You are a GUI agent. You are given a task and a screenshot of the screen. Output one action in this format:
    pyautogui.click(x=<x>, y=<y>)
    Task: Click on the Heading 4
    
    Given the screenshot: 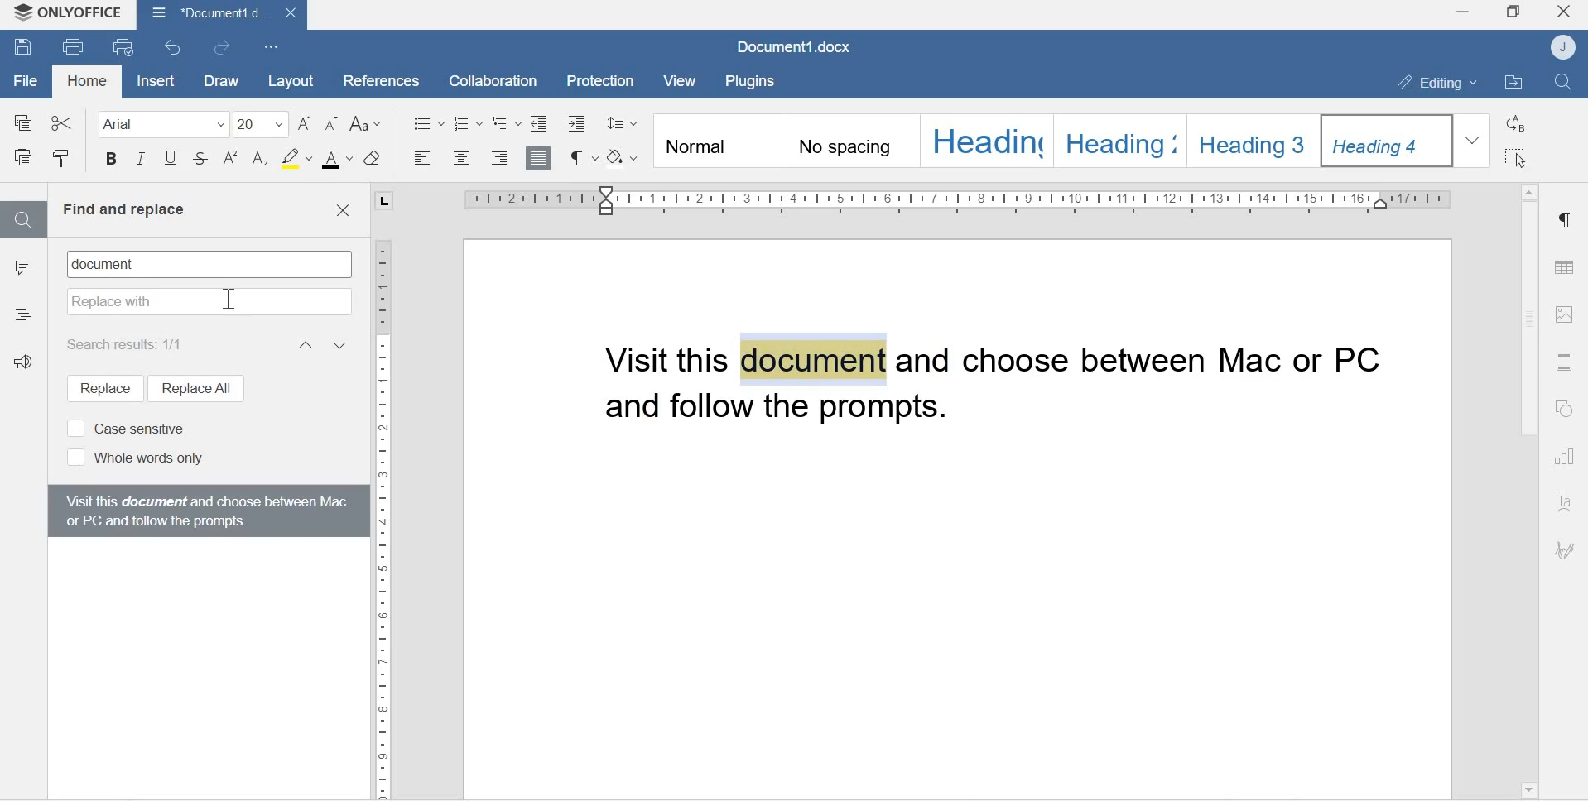 What is the action you would take?
    pyautogui.click(x=1388, y=141)
    